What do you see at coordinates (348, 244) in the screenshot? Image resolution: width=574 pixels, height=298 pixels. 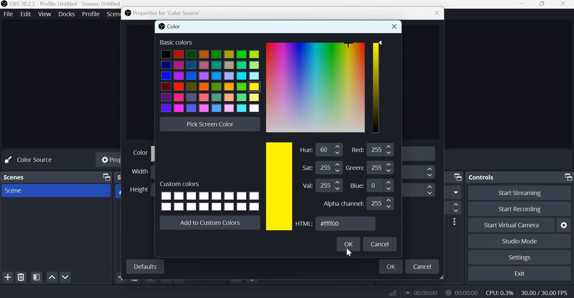 I see `OK` at bounding box center [348, 244].